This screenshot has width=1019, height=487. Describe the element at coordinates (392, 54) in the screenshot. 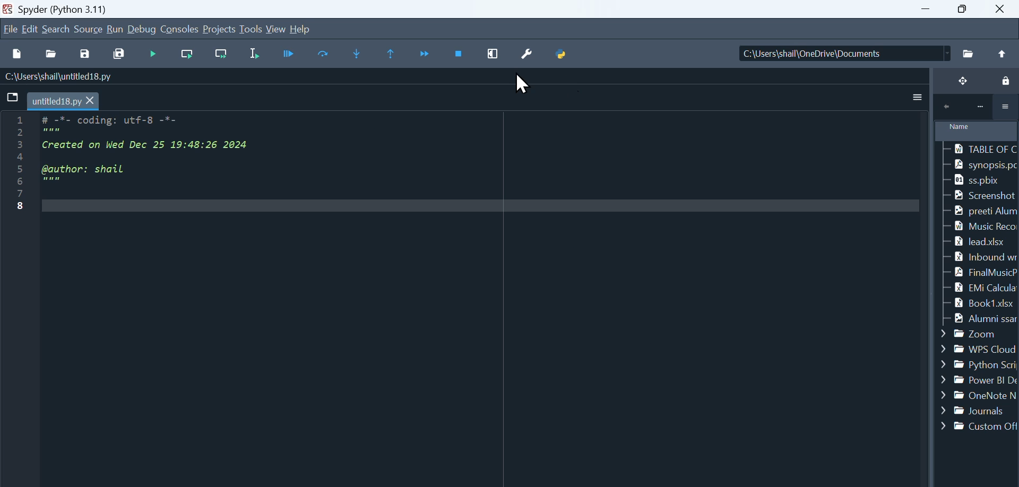

I see `Execute until same function returns` at that location.